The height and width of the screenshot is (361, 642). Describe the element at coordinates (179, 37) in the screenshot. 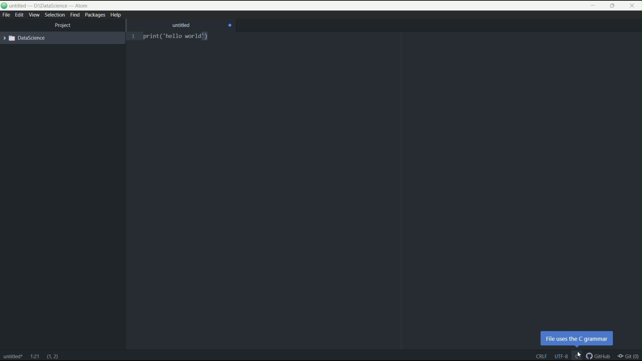

I see `print ("hello world")` at that location.